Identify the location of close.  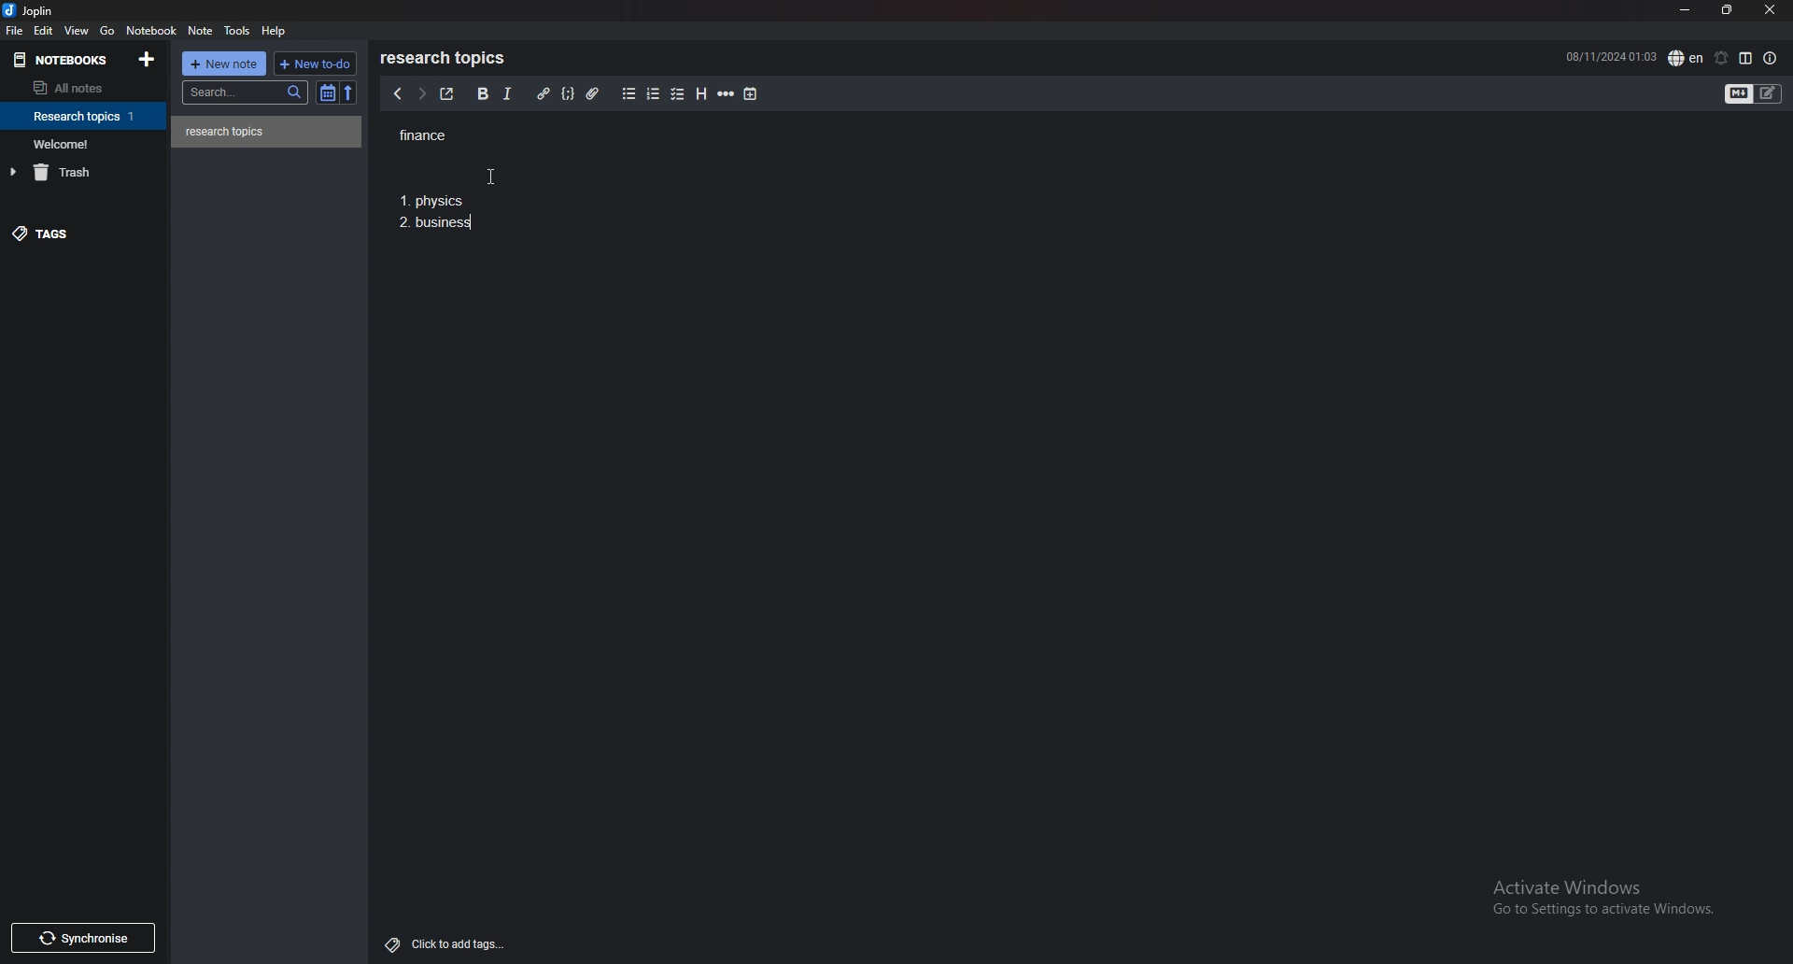
(1770, 11).